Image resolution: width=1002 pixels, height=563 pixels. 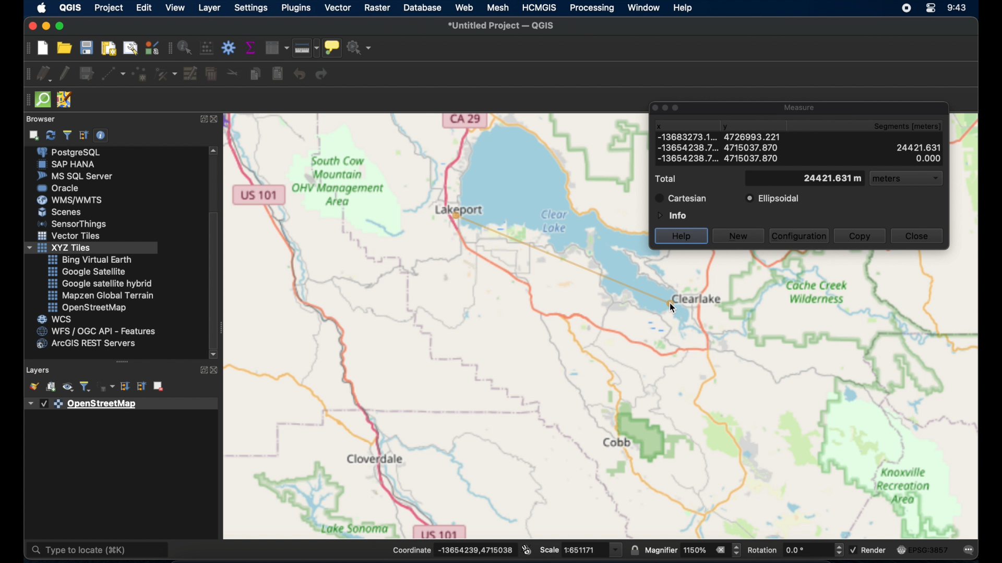 What do you see at coordinates (860, 237) in the screenshot?
I see `copy` at bounding box center [860, 237].